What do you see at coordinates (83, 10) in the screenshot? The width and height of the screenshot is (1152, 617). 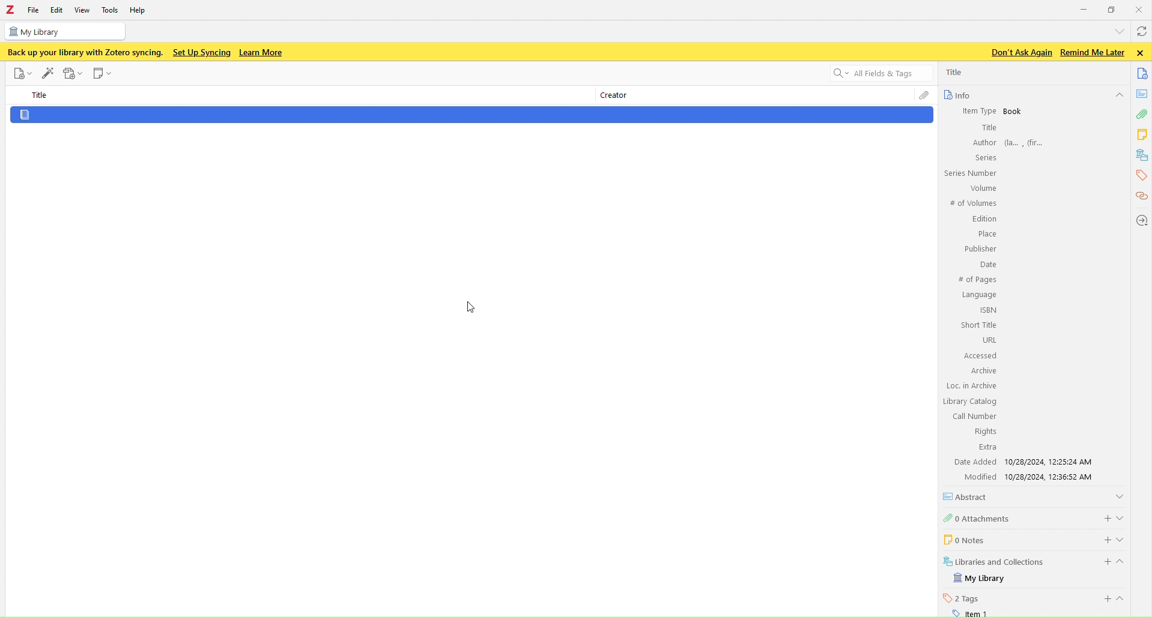 I see `View` at bounding box center [83, 10].